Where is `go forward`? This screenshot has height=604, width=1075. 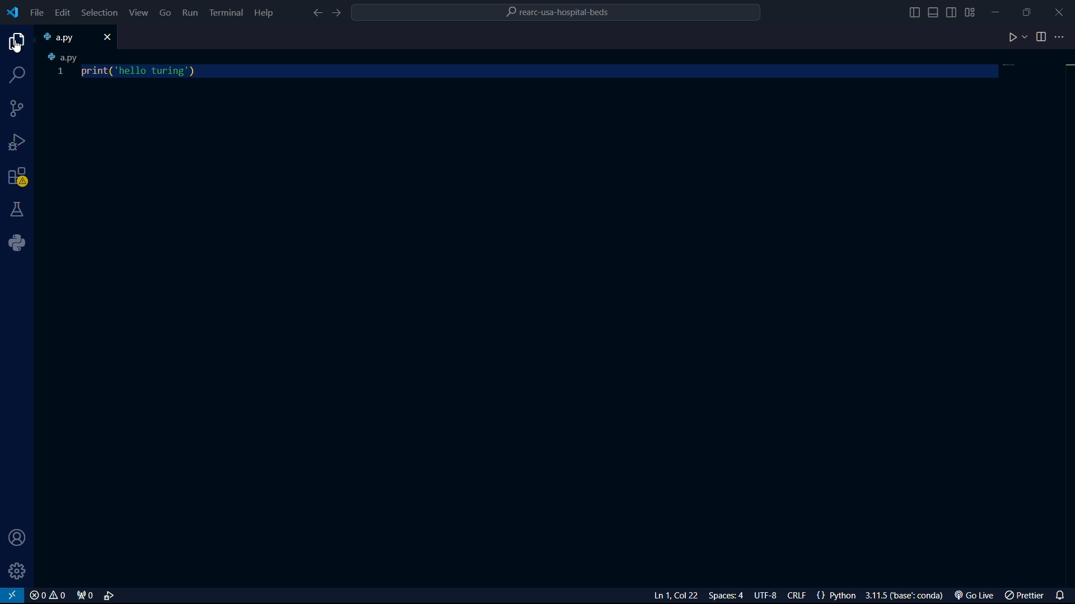 go forward is located at coordinates (336, 13).